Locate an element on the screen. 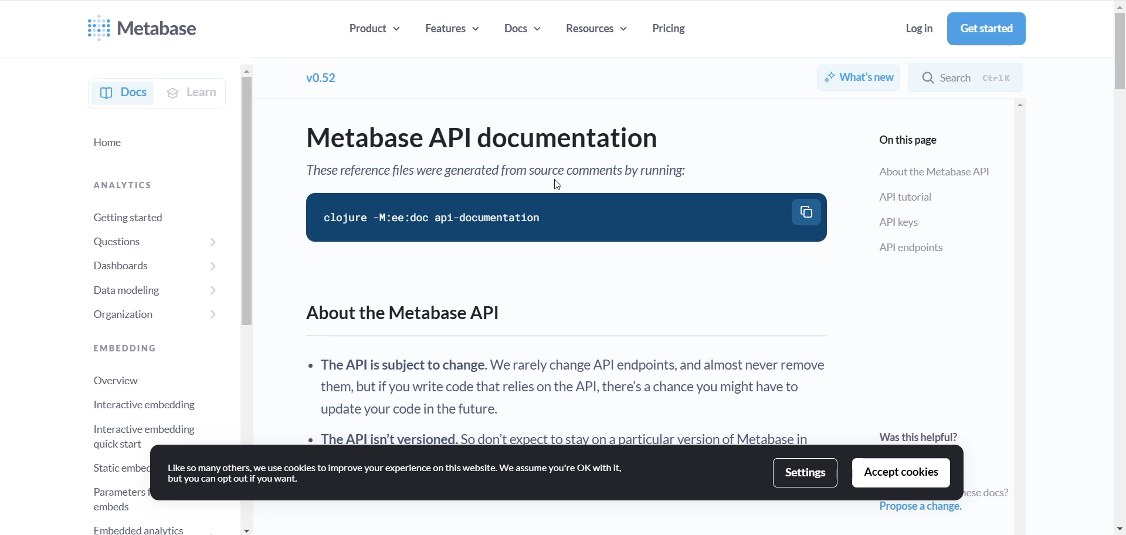 The image size is (1126, 535). features is located at coordinates (456, 31).